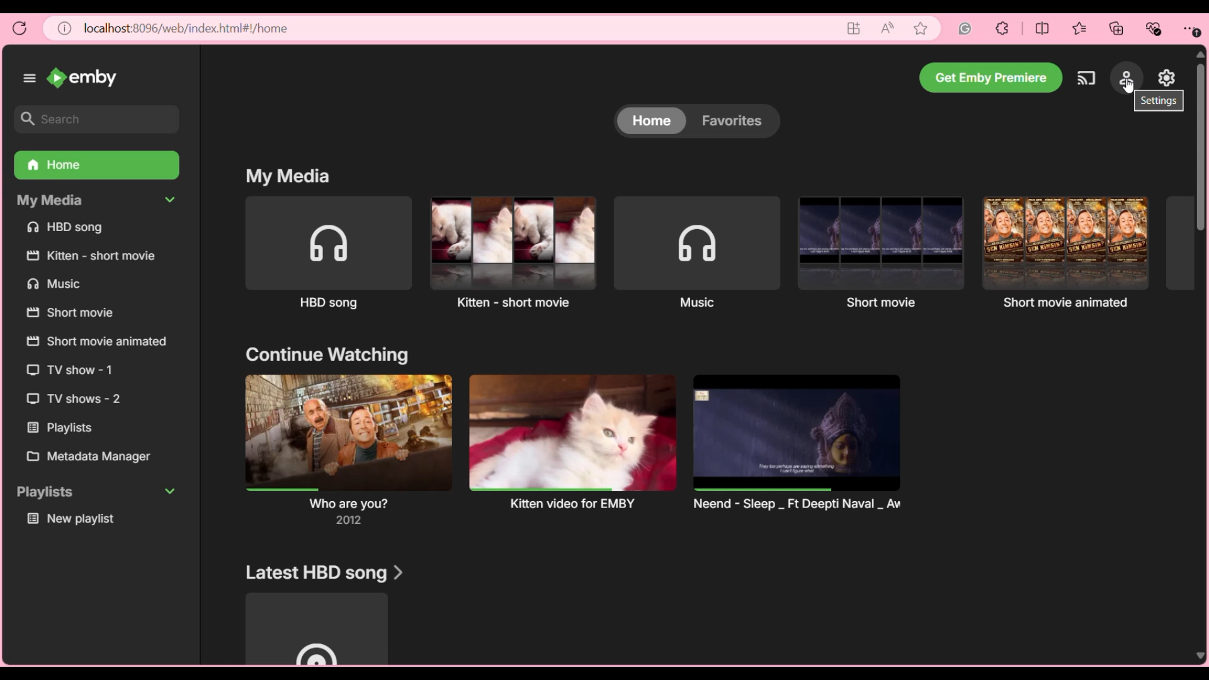 This screenshot has width=1209, height=680. What do you see at coordinates (20, 28) in the screenshot?
I see `Reload page` at bounding box center [20, 28].